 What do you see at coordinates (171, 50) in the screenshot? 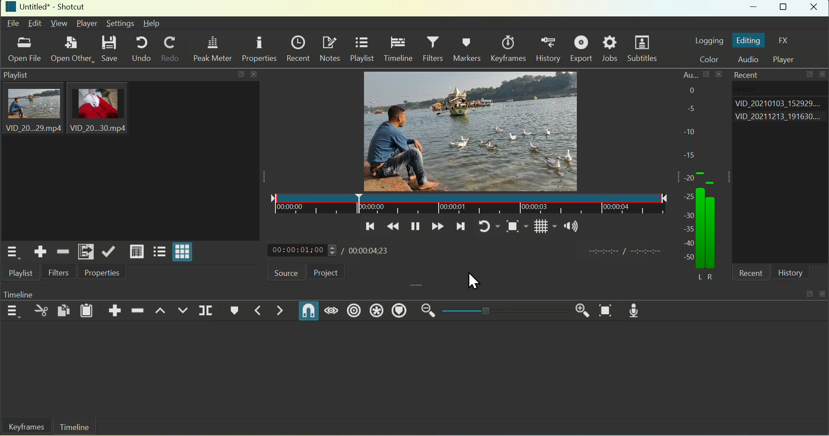
I see `Redo` at bounding box center [171, 50].